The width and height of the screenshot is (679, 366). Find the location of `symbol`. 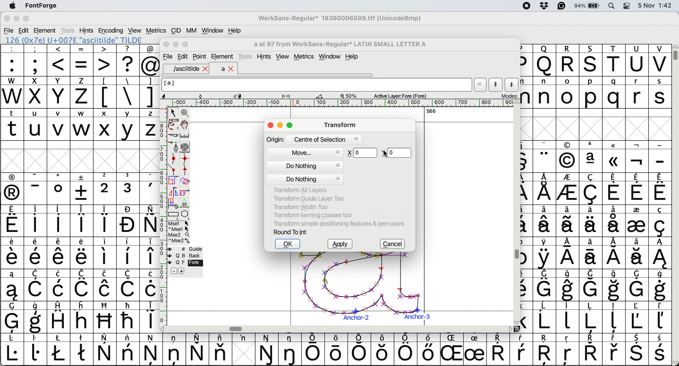

symbol is located at coordinates (129, 189).